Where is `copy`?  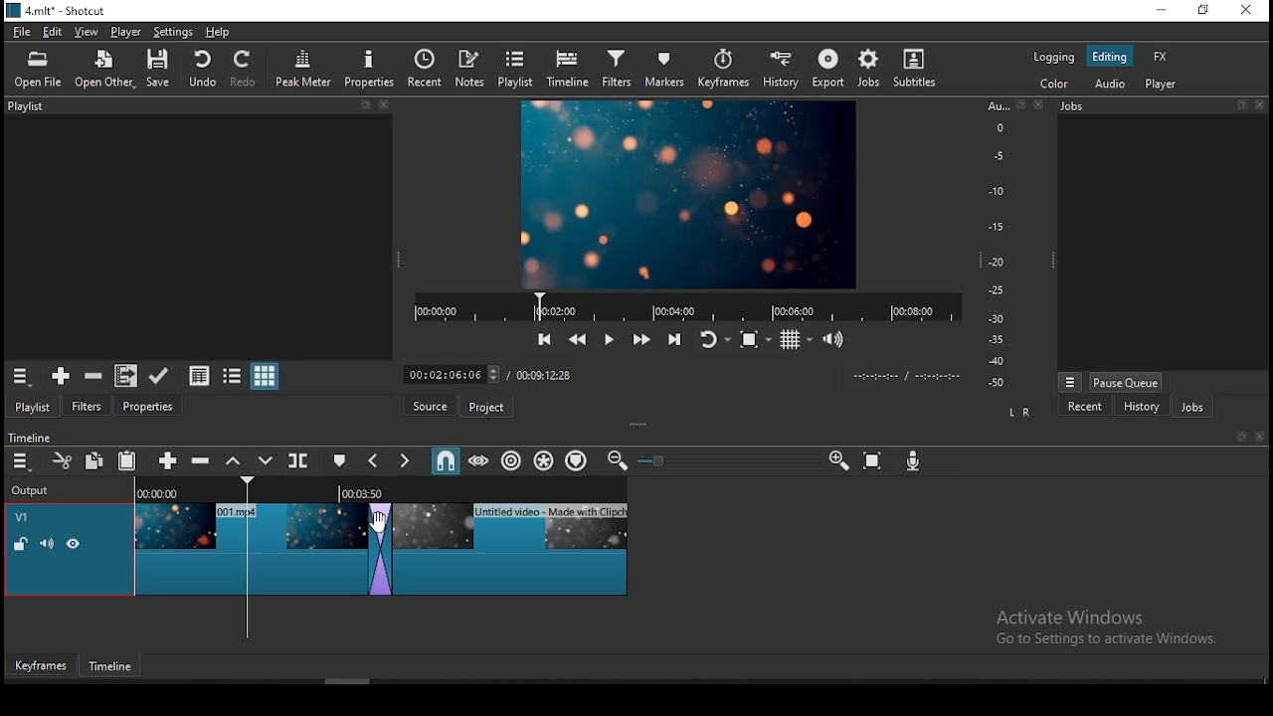 copy is located at coordinates (94, 461).